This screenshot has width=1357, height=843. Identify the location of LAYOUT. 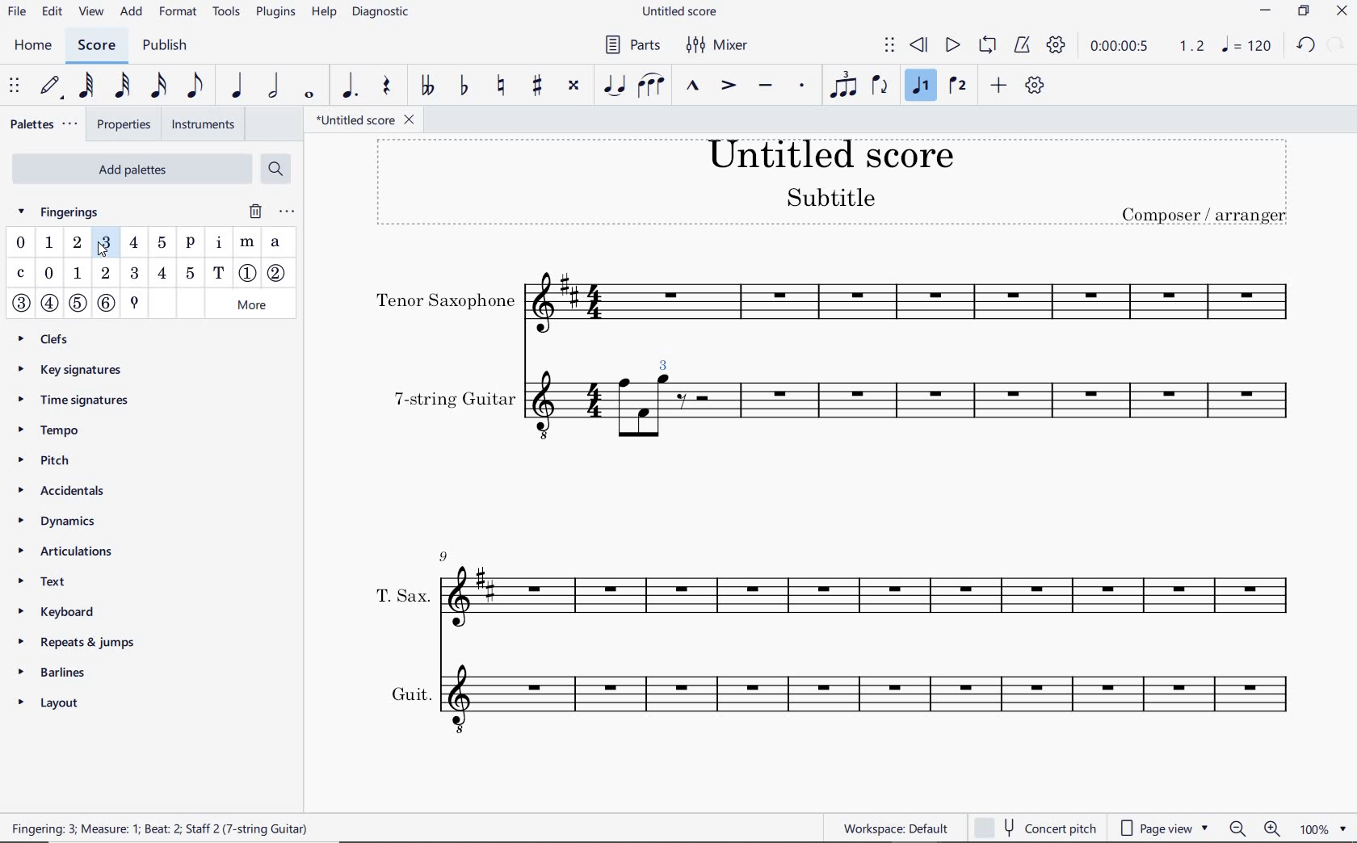
(54, 700).